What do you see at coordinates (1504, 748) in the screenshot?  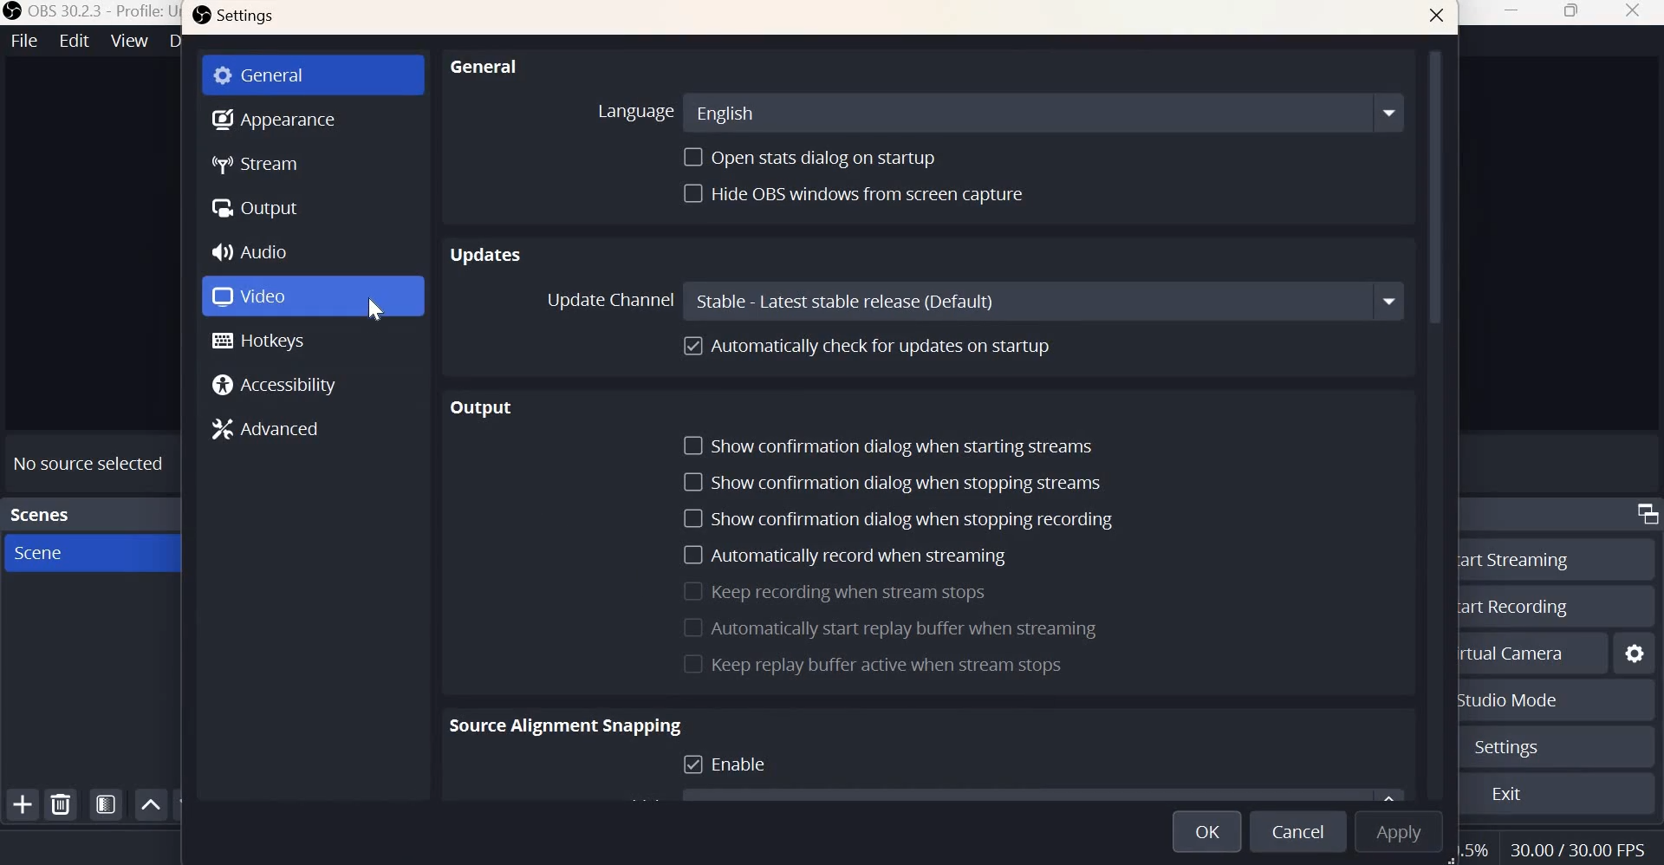 I see `Settings` at bounding box center [1504, 748].